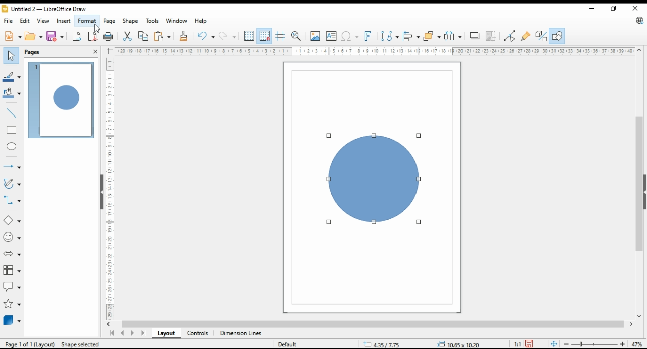 The height and width of the screenshot is (349, 647). What do you see at coordinates (369, 36) in the screenshot?
I see `insert fontwork text` at bounding box center [369, 36].